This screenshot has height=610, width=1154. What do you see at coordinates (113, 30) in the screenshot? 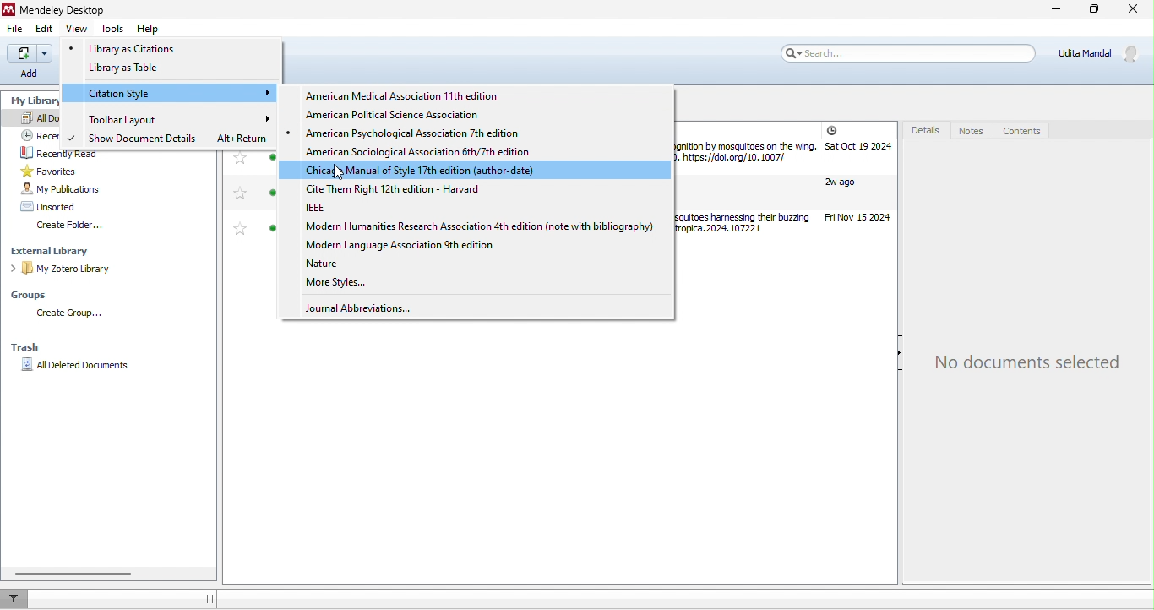
I see `tools` at bounding box center [113, 30].